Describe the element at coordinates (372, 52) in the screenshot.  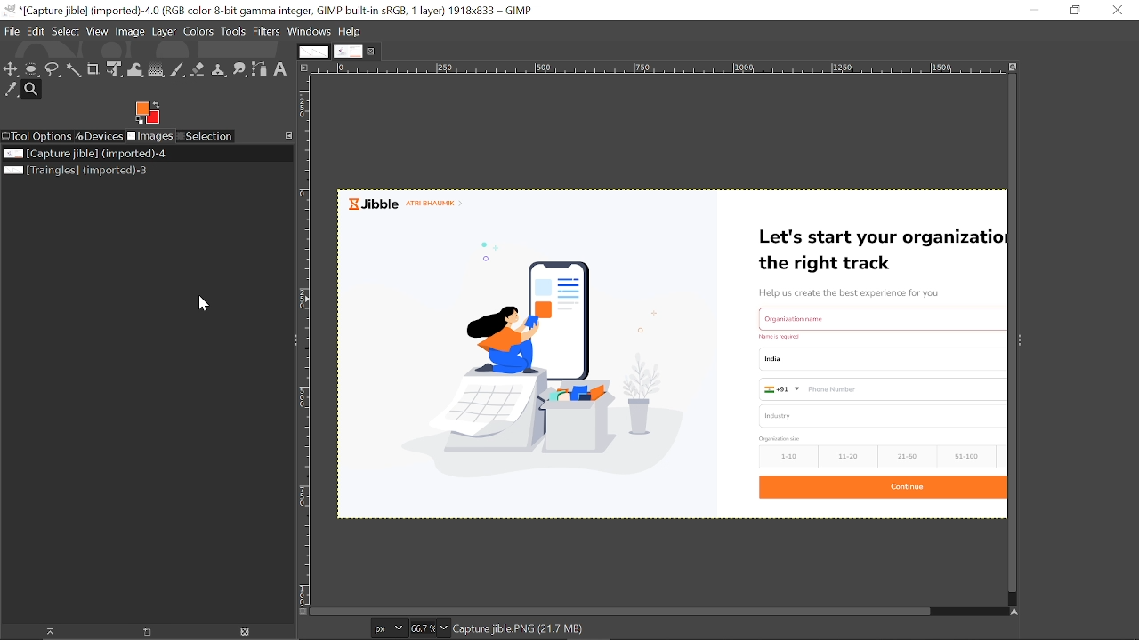
I see `Close` at that location.